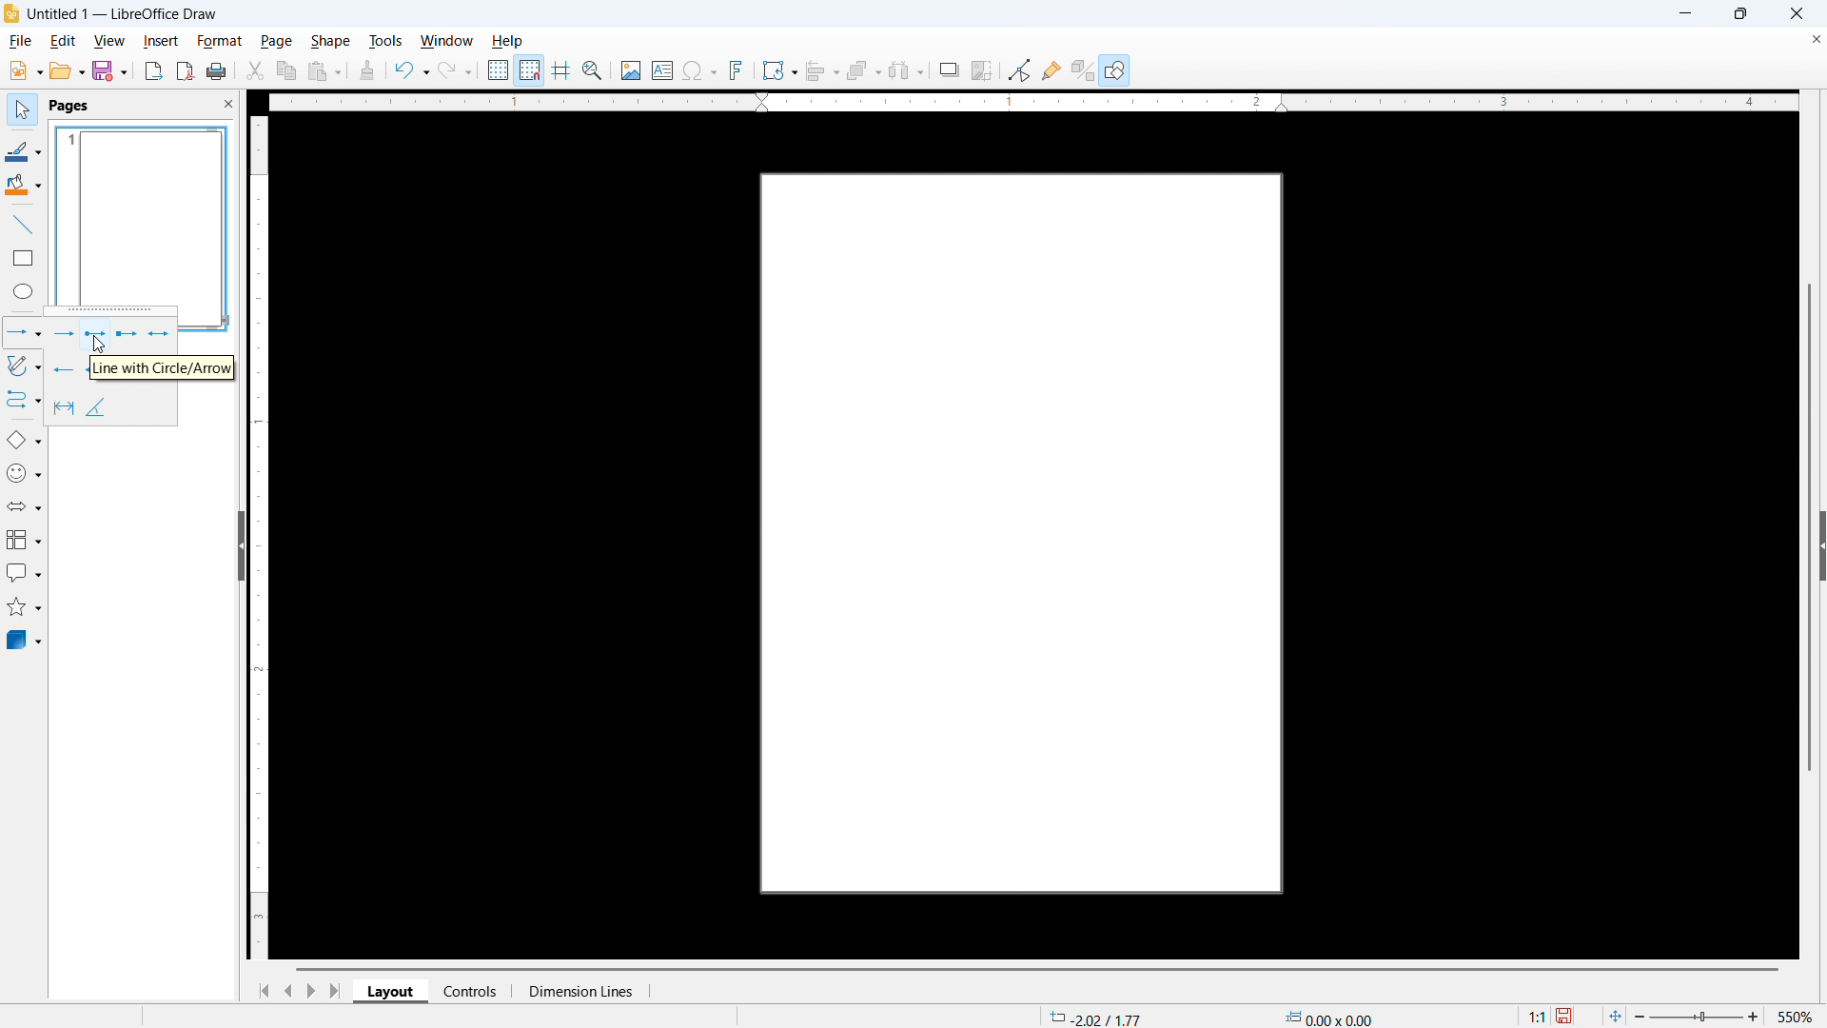 The image size is (1827, 1028). Describe the element at coordinates (530, 70) in the screenshot. I see `Snap to grid ` at that location.